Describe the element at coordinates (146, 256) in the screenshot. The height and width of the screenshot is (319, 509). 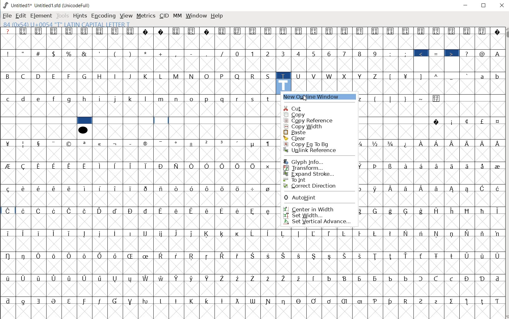
I see `Symbol` at that location.